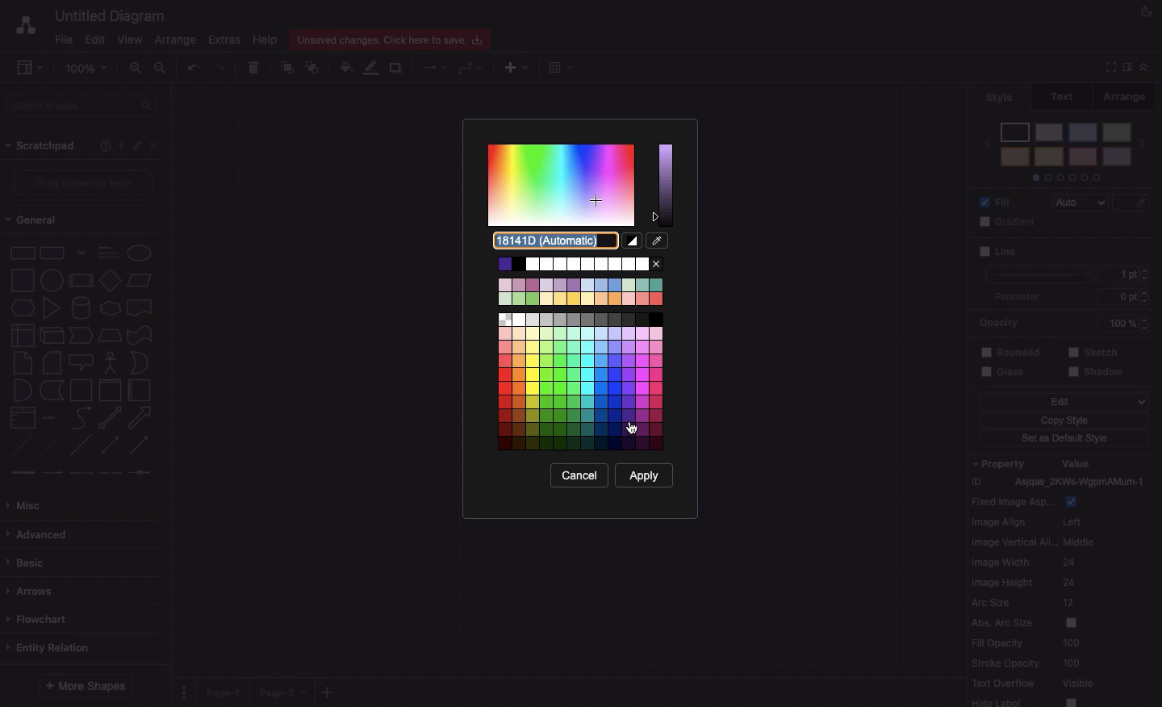  I want to click on Color, so click(1132, 252).